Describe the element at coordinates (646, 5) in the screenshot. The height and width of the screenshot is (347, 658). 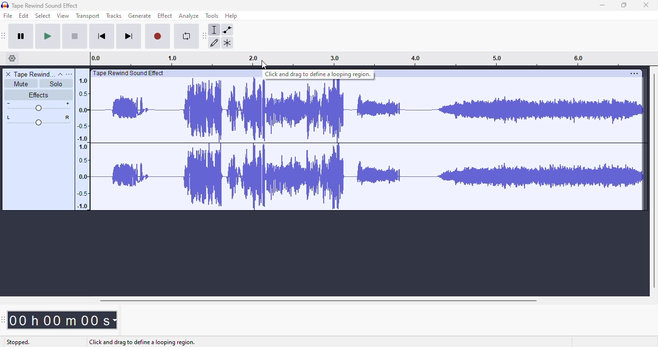
I see `close` at that location.